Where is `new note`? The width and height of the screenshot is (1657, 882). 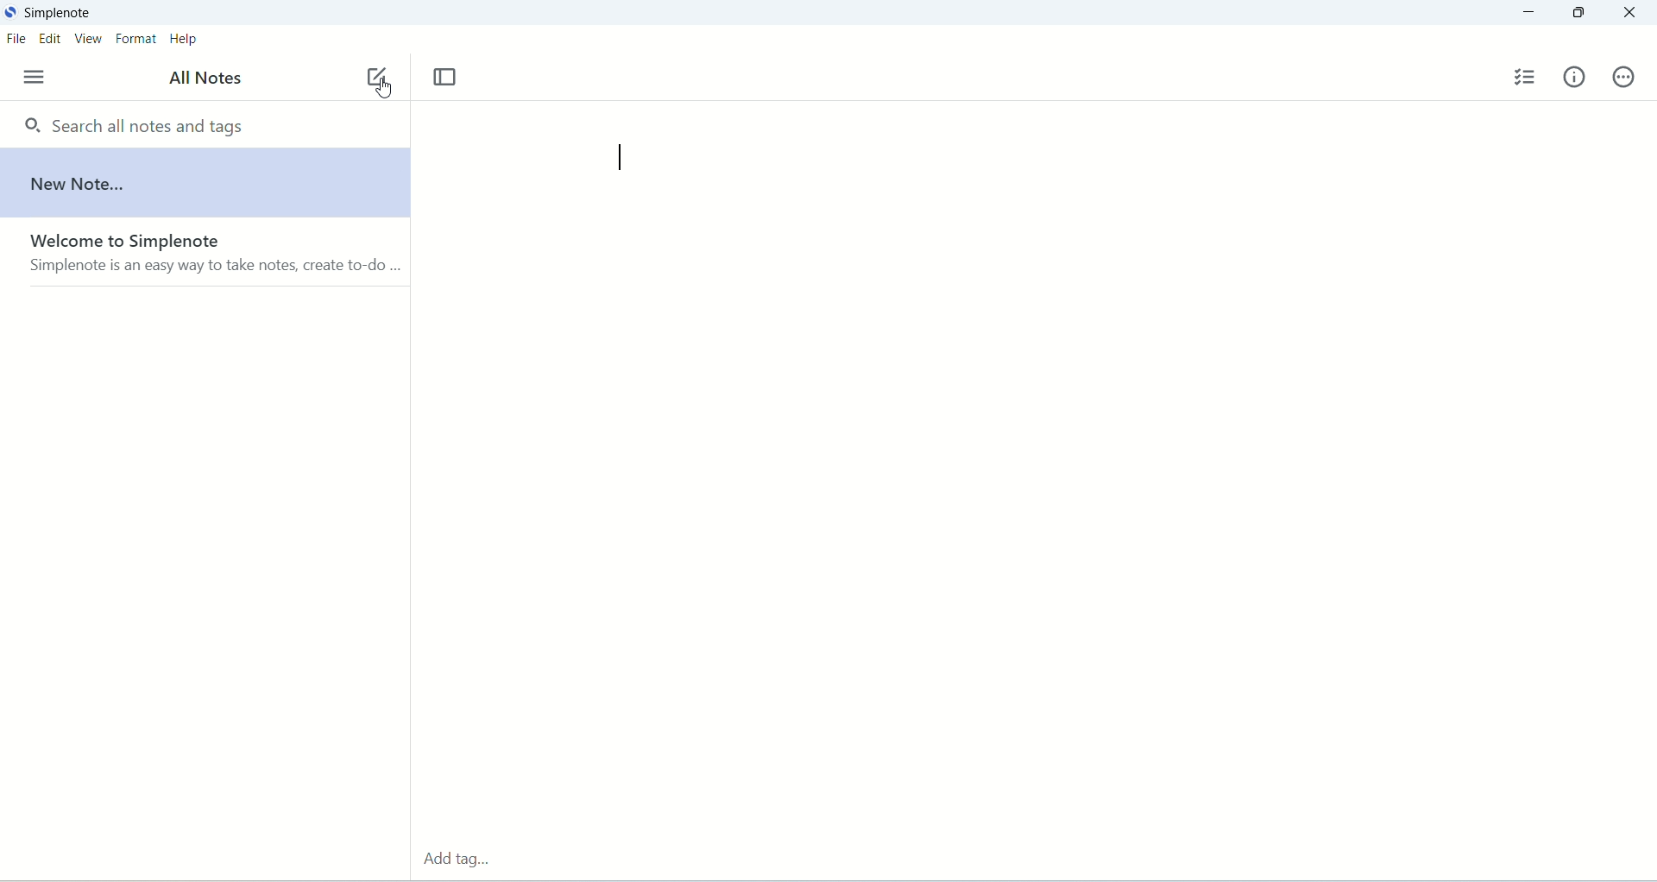 new note is located at coordinates (204, 182).